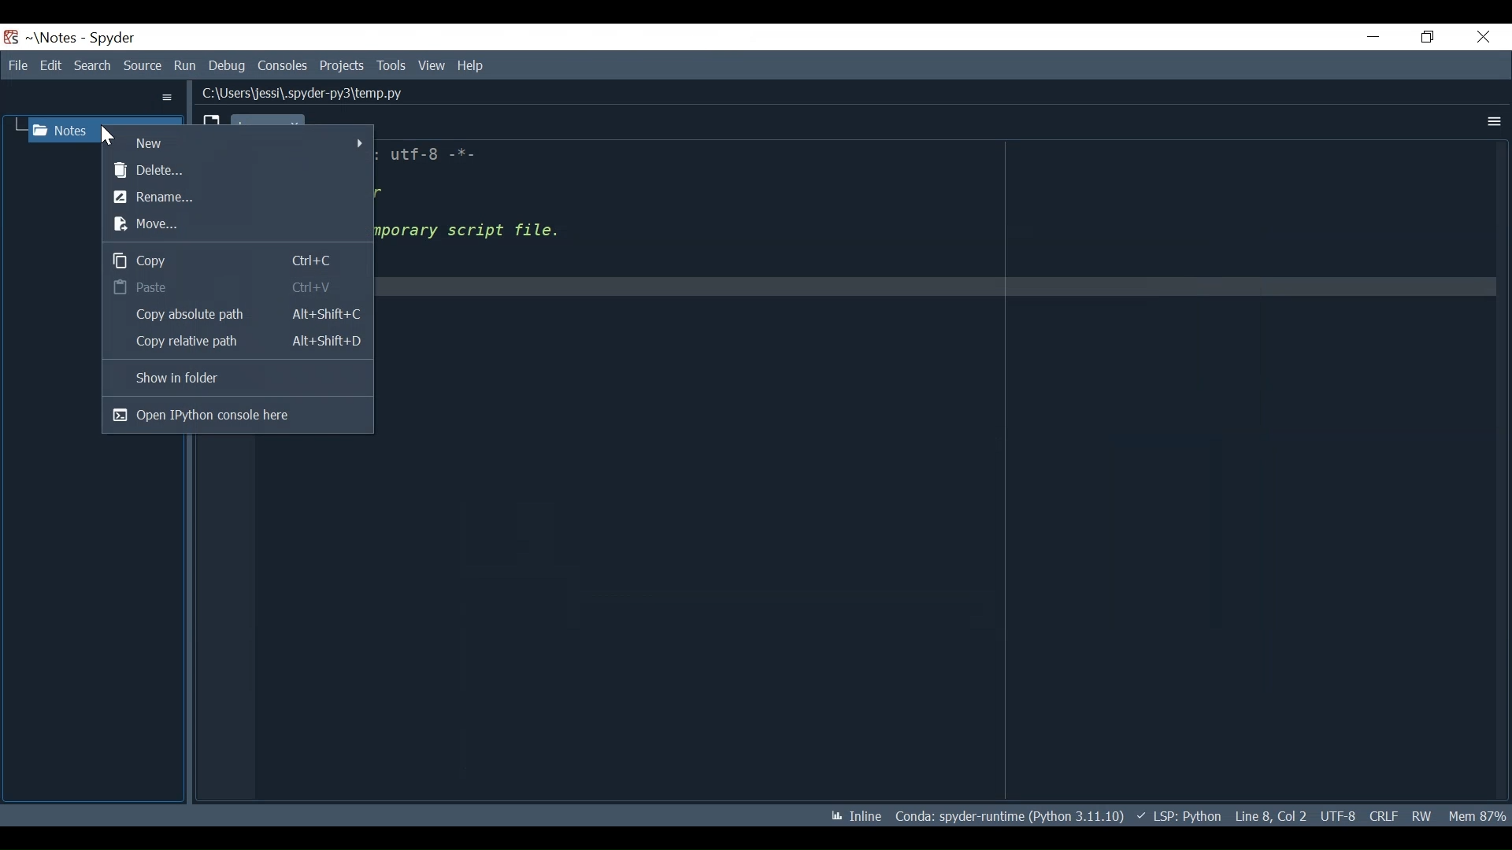 The height and width of the screenshot is (850, 1512). I want to click on Open IPython console ere, so click(237, 416).